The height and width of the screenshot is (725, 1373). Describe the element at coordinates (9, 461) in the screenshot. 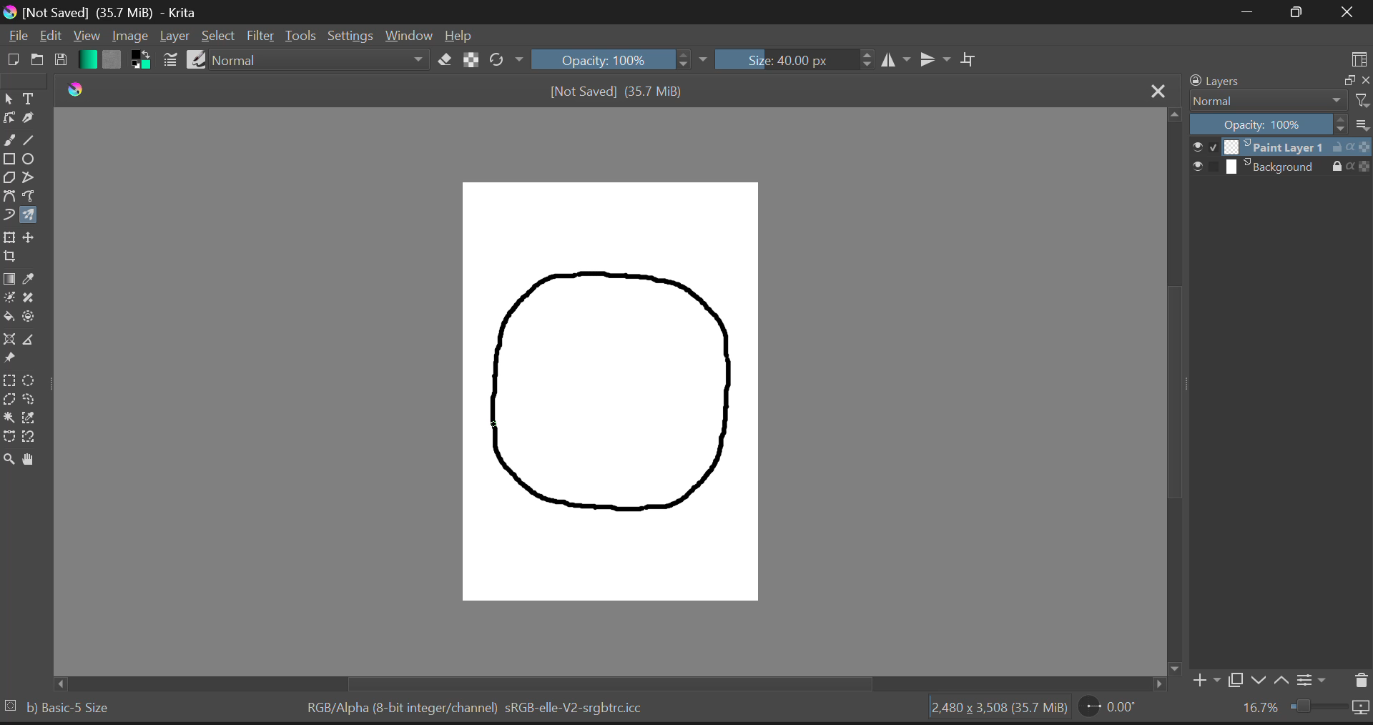

I see `Zoom` at that location.